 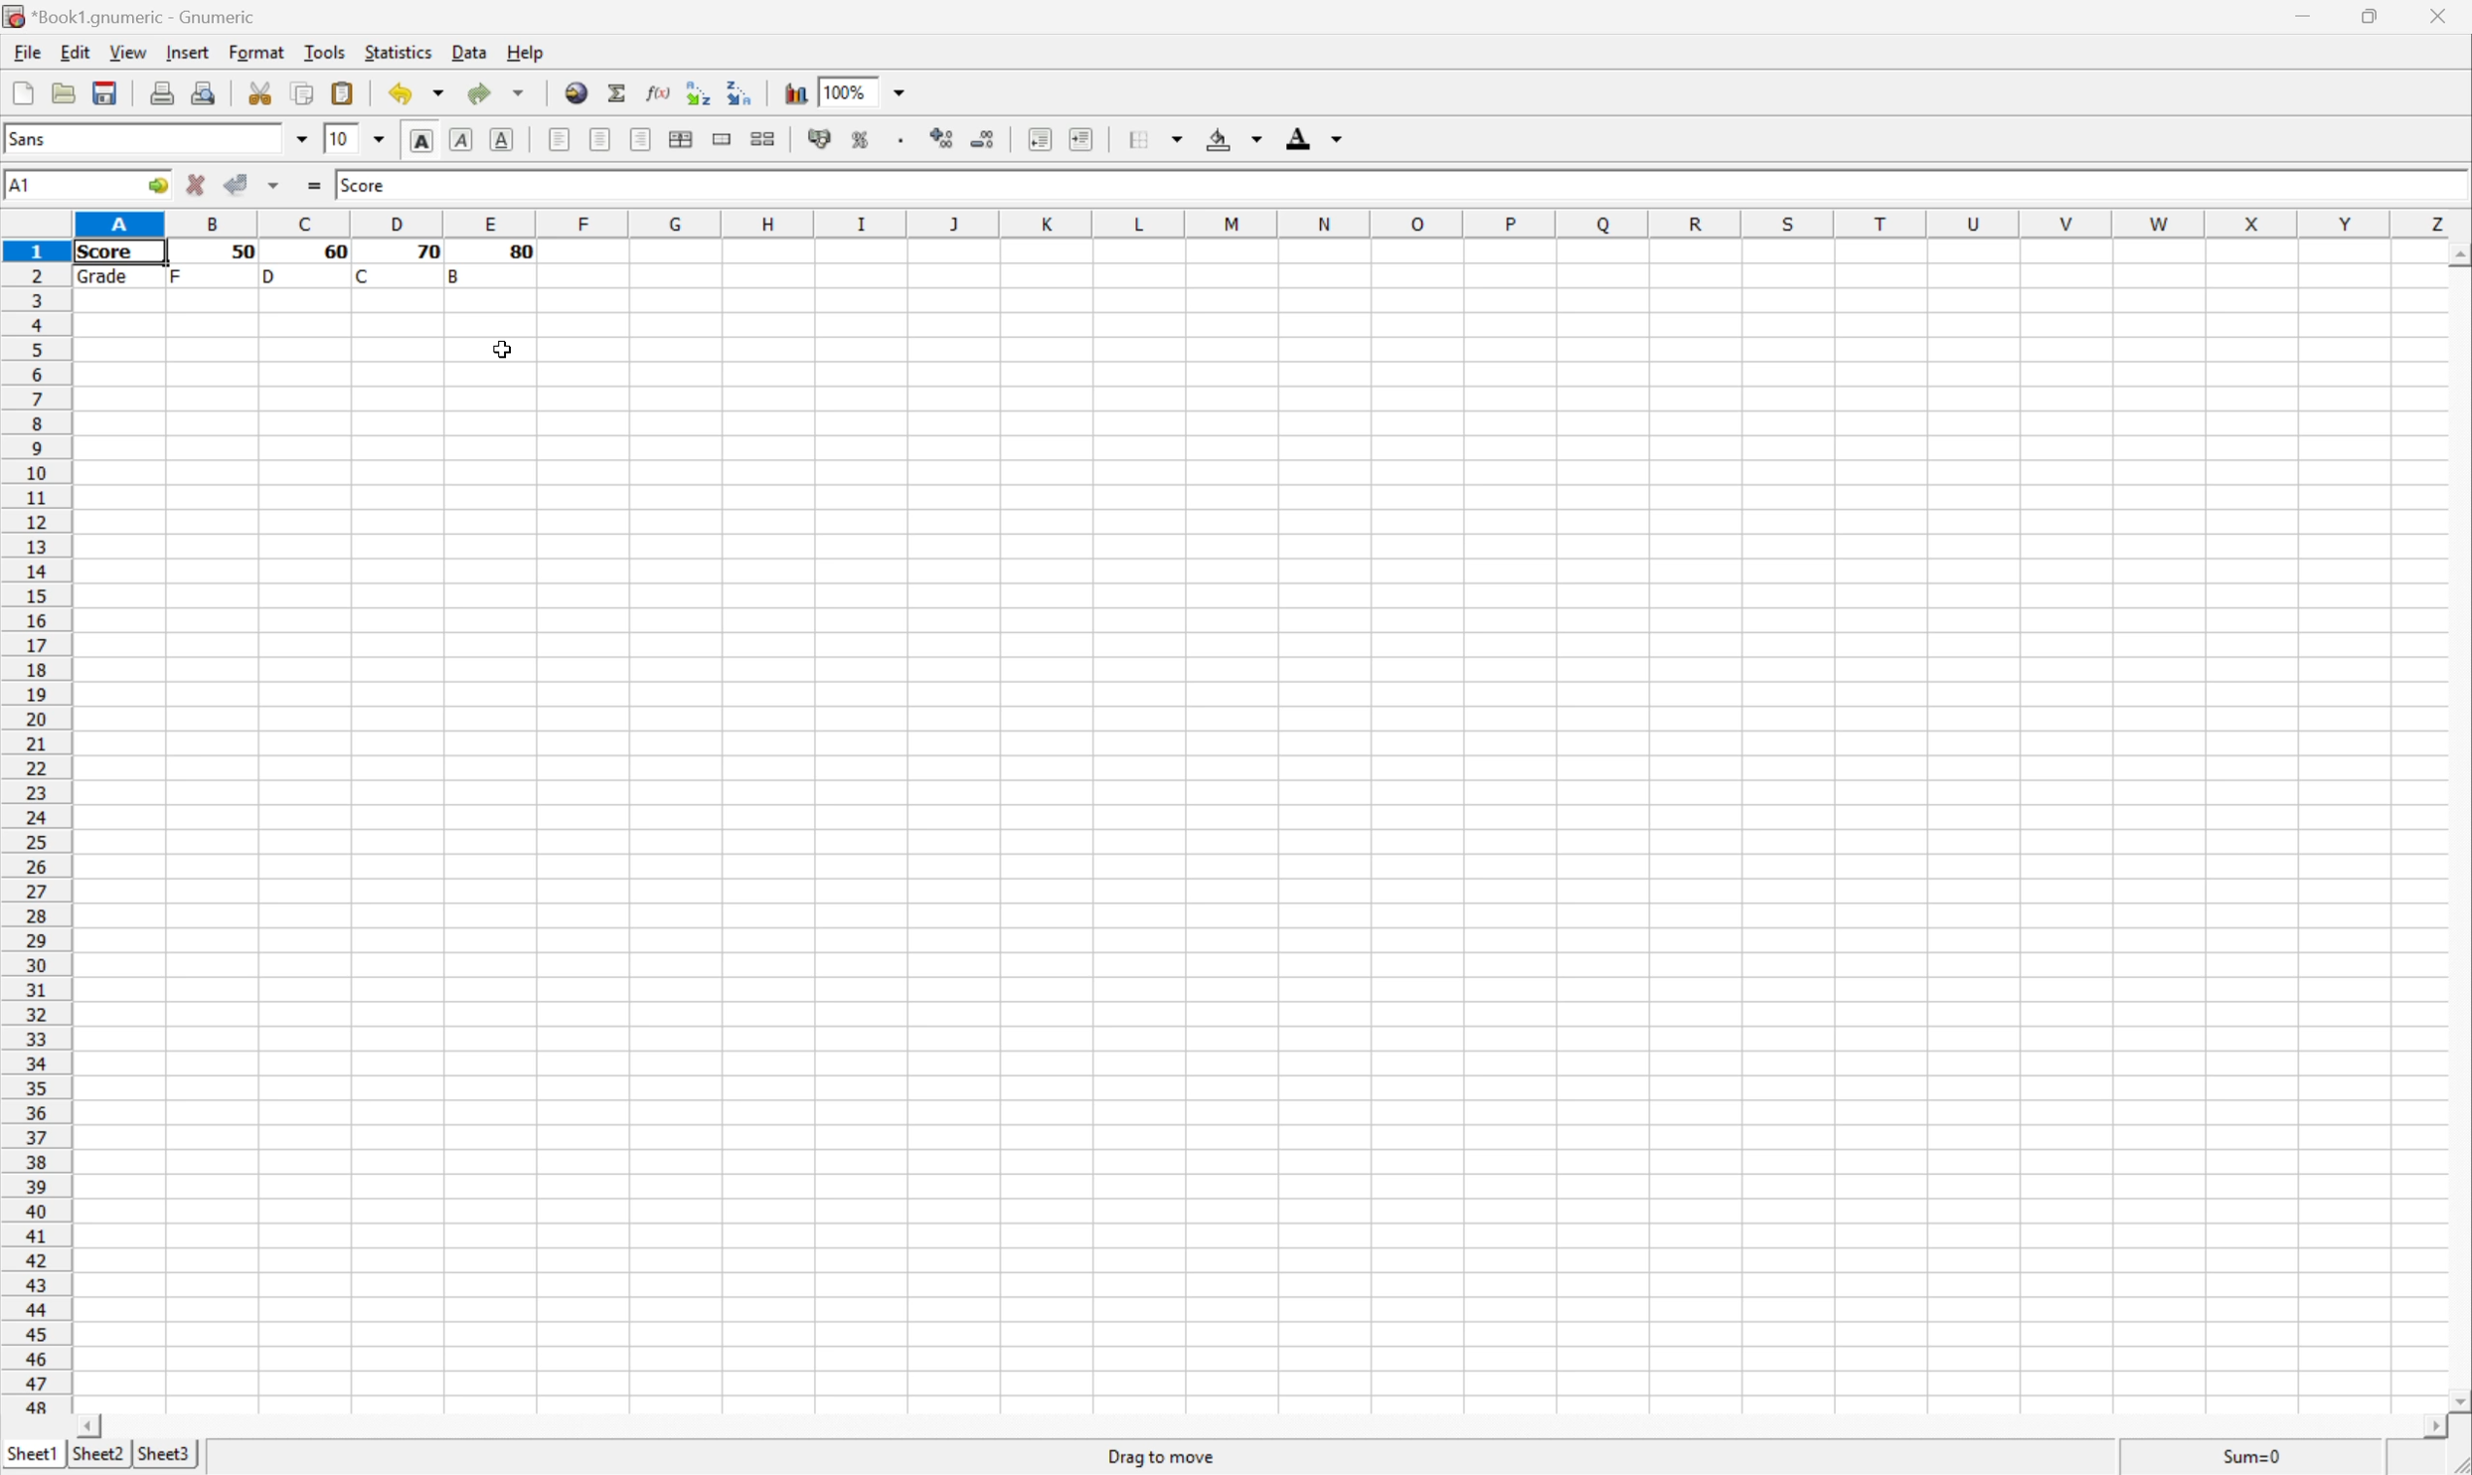 What do you see at coordinates (111, 252) in the screenshot?
I see `Score` at bounding box center [111, 252].